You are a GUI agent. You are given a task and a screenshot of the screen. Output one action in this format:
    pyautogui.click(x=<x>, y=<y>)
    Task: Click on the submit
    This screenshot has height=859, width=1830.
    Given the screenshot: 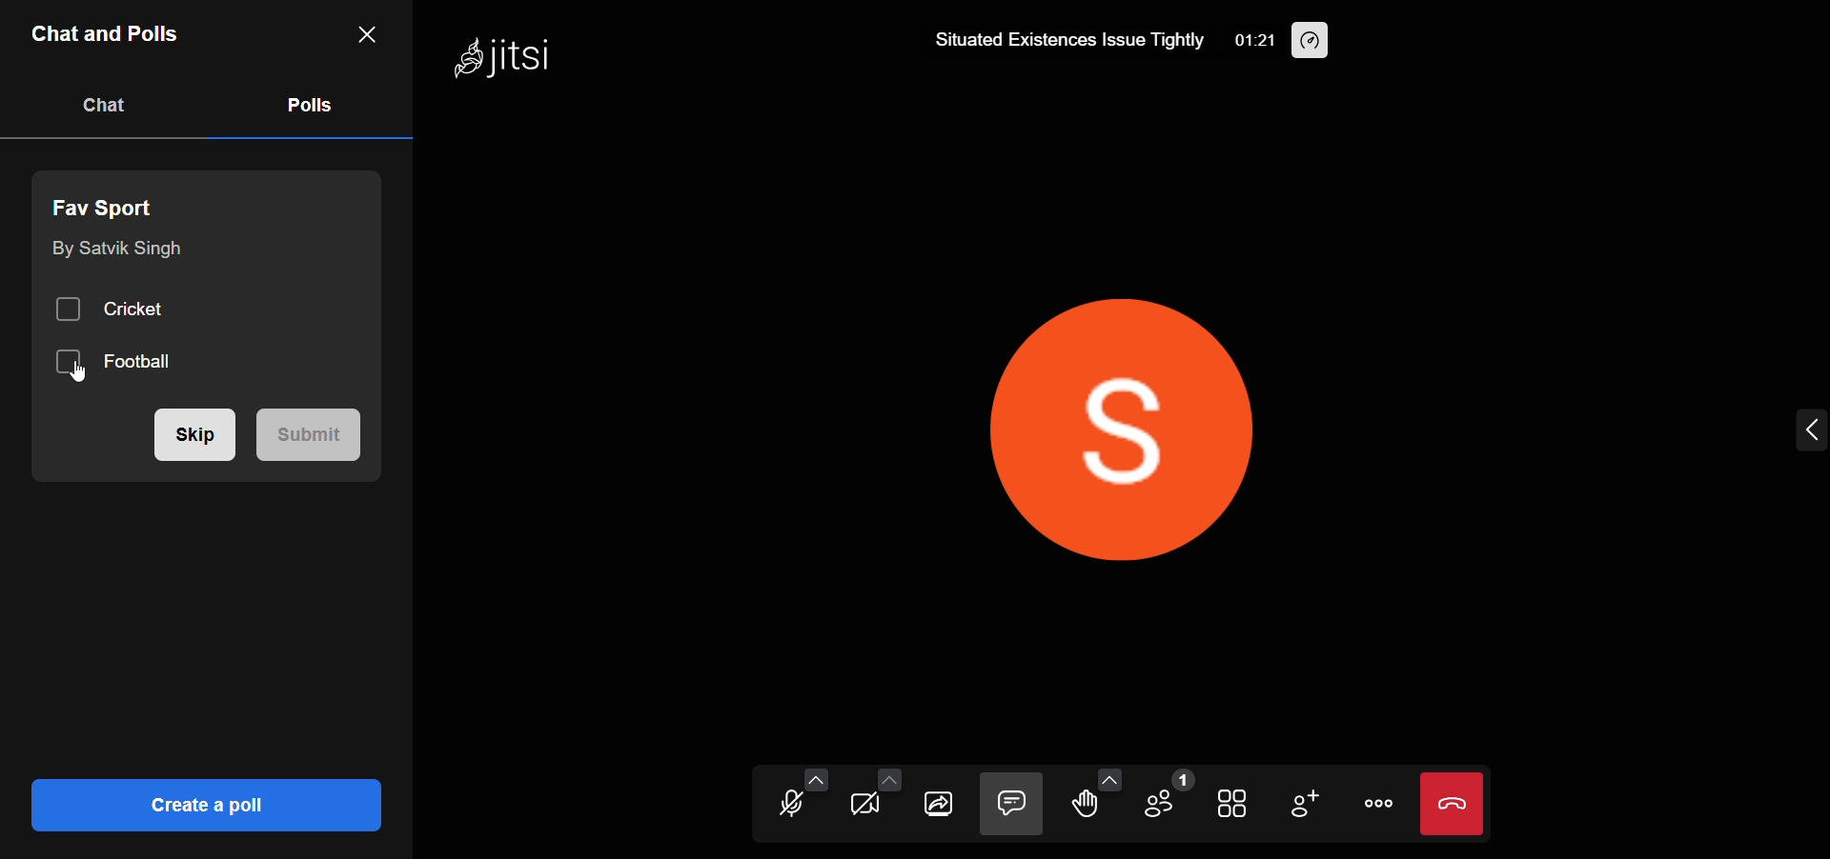 What is the action you would take?
    pyautogui.click(x=311, y=436)
    